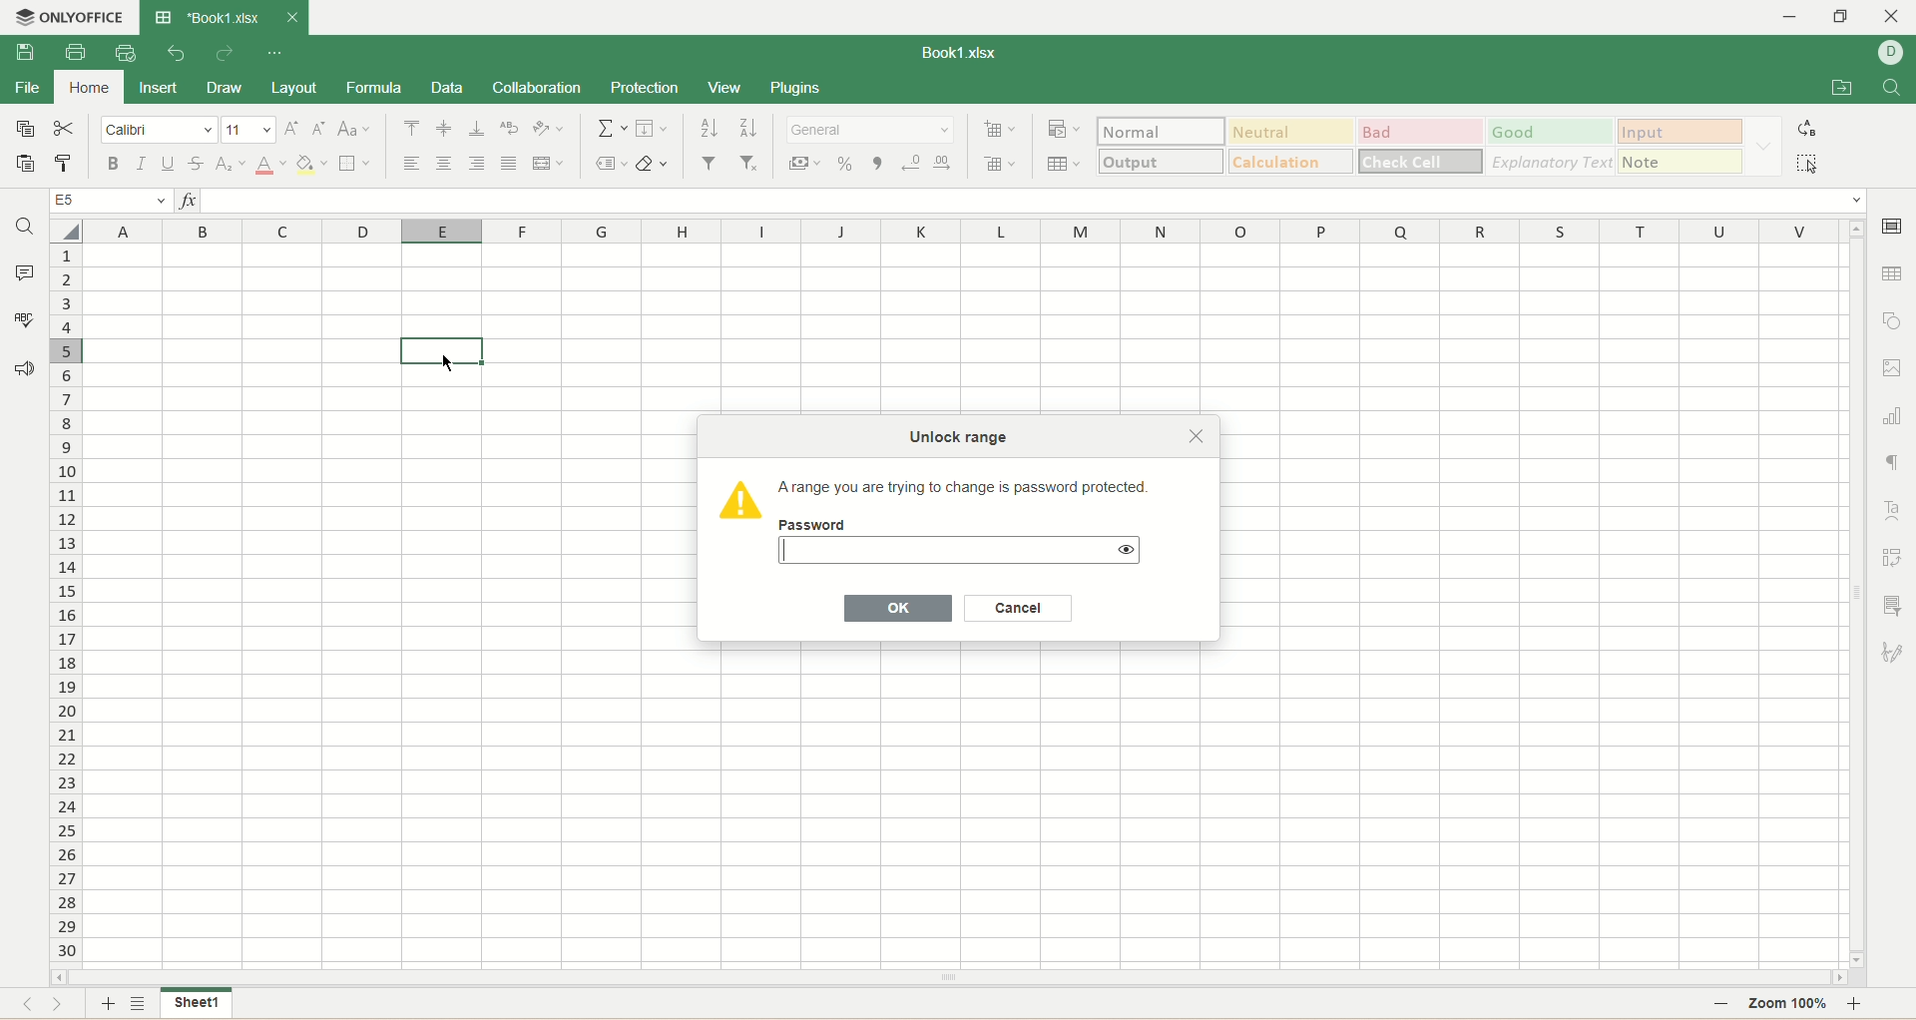 This screenshot has height=1020, width=1916. What do you see at coordinates (968, 54) in the screenshot?
I see `book1.xlsx` at bounding box center [968, 54].